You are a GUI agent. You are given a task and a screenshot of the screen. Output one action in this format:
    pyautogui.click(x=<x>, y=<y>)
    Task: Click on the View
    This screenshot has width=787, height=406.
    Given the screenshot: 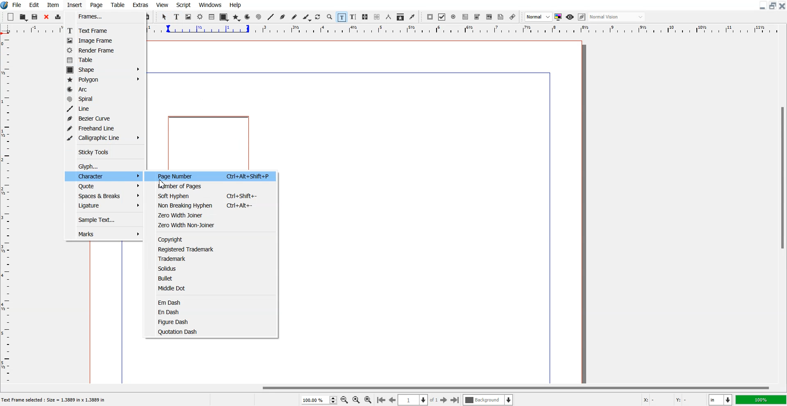 What is the action you would take?
    pyautogui.click(x=163, y=5)
    